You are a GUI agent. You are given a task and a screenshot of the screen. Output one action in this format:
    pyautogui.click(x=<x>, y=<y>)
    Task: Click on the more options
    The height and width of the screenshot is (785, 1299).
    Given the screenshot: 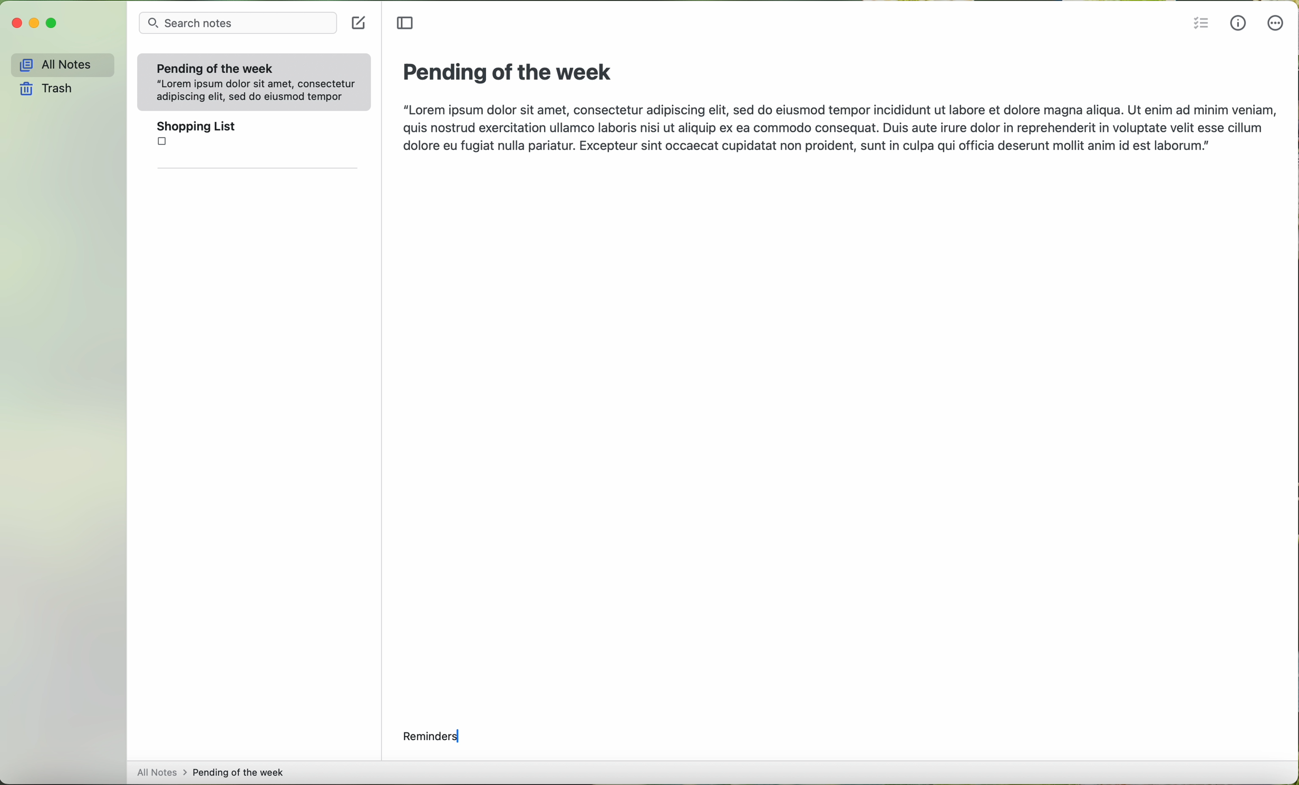 What is the action you would take?
    pyautogui.click(x=1275, y=26)
    